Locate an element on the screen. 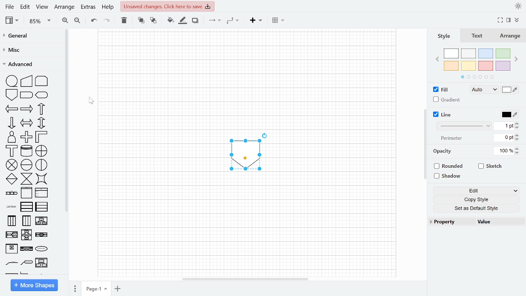 The height and width of the screenshot is (296, 526). blue is located at coordinates (486, 54).